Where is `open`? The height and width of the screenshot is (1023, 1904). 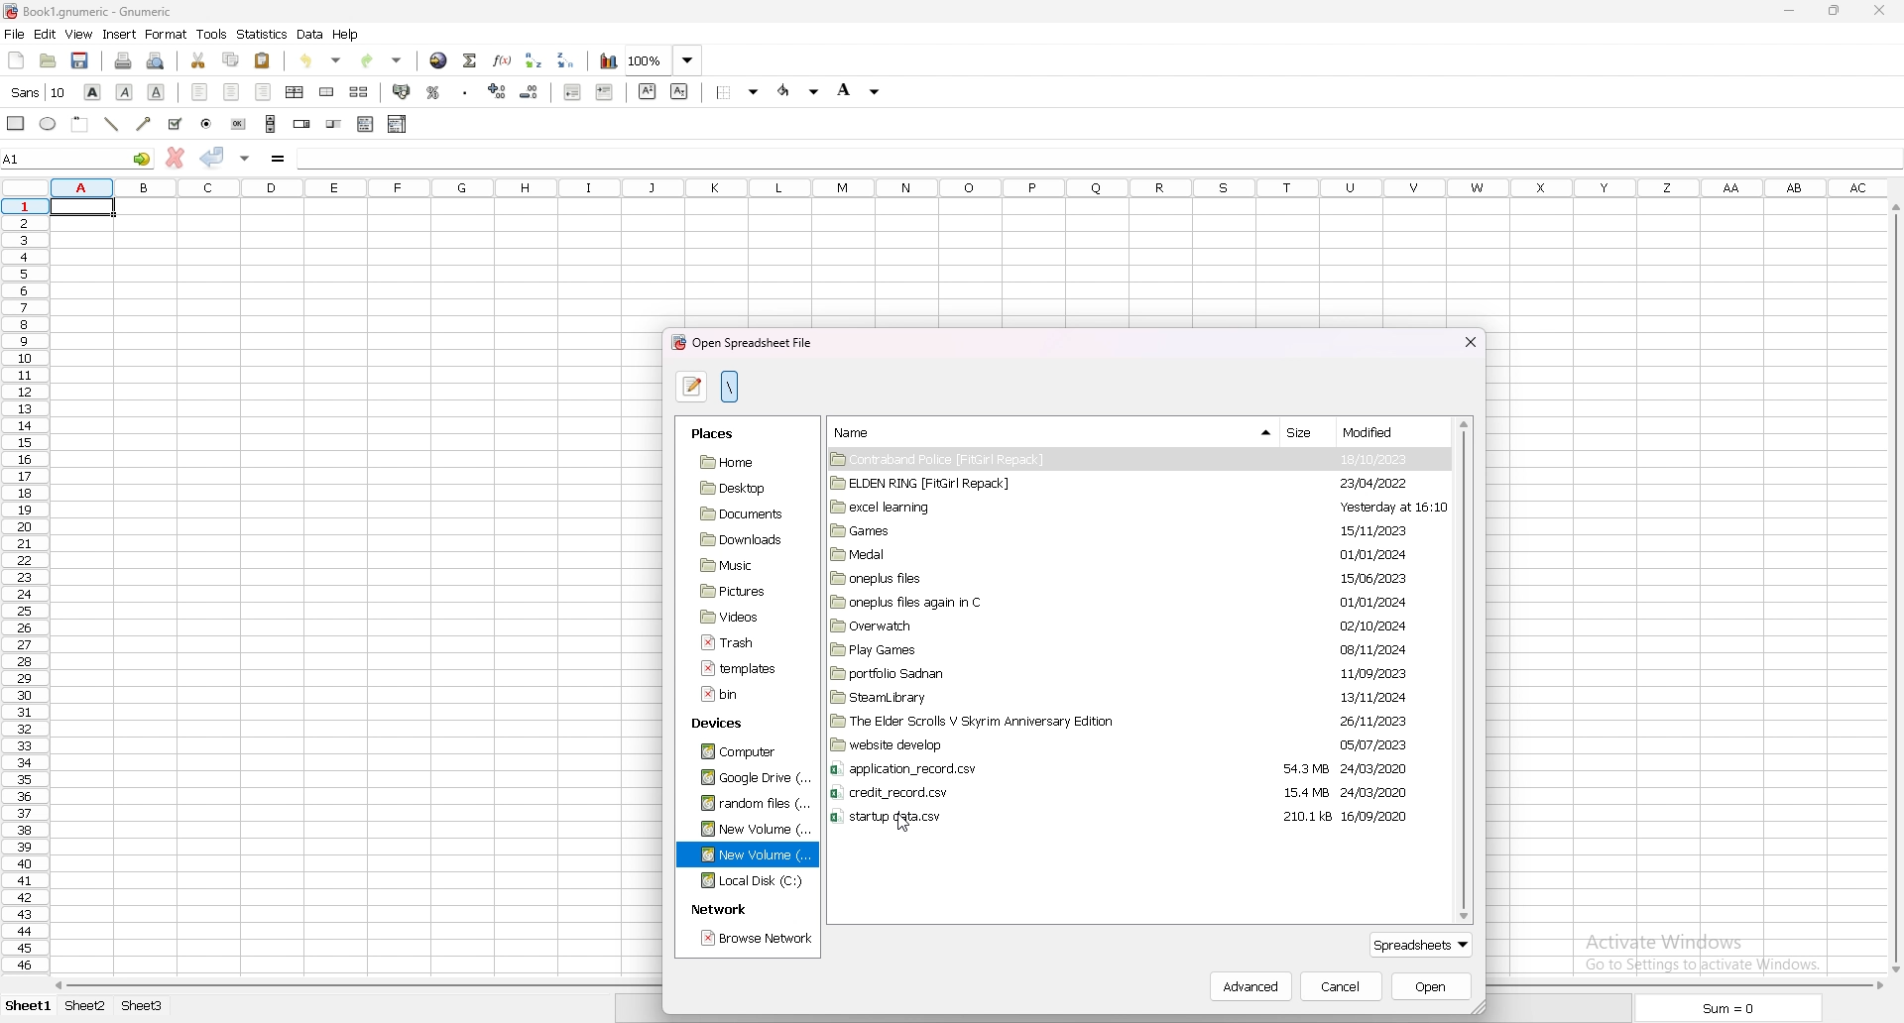 open is located at coordinates (1431, 986).